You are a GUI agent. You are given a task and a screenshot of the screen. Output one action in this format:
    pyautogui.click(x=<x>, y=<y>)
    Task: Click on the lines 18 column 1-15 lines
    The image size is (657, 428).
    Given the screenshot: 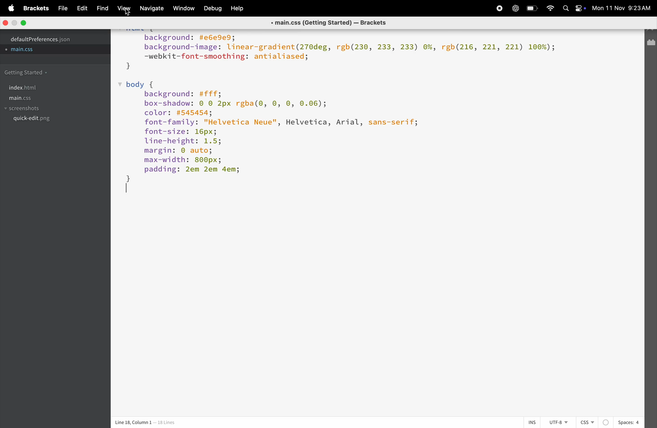 What is the action you would take?
    pyautogui.click(x=161, y=423)
    